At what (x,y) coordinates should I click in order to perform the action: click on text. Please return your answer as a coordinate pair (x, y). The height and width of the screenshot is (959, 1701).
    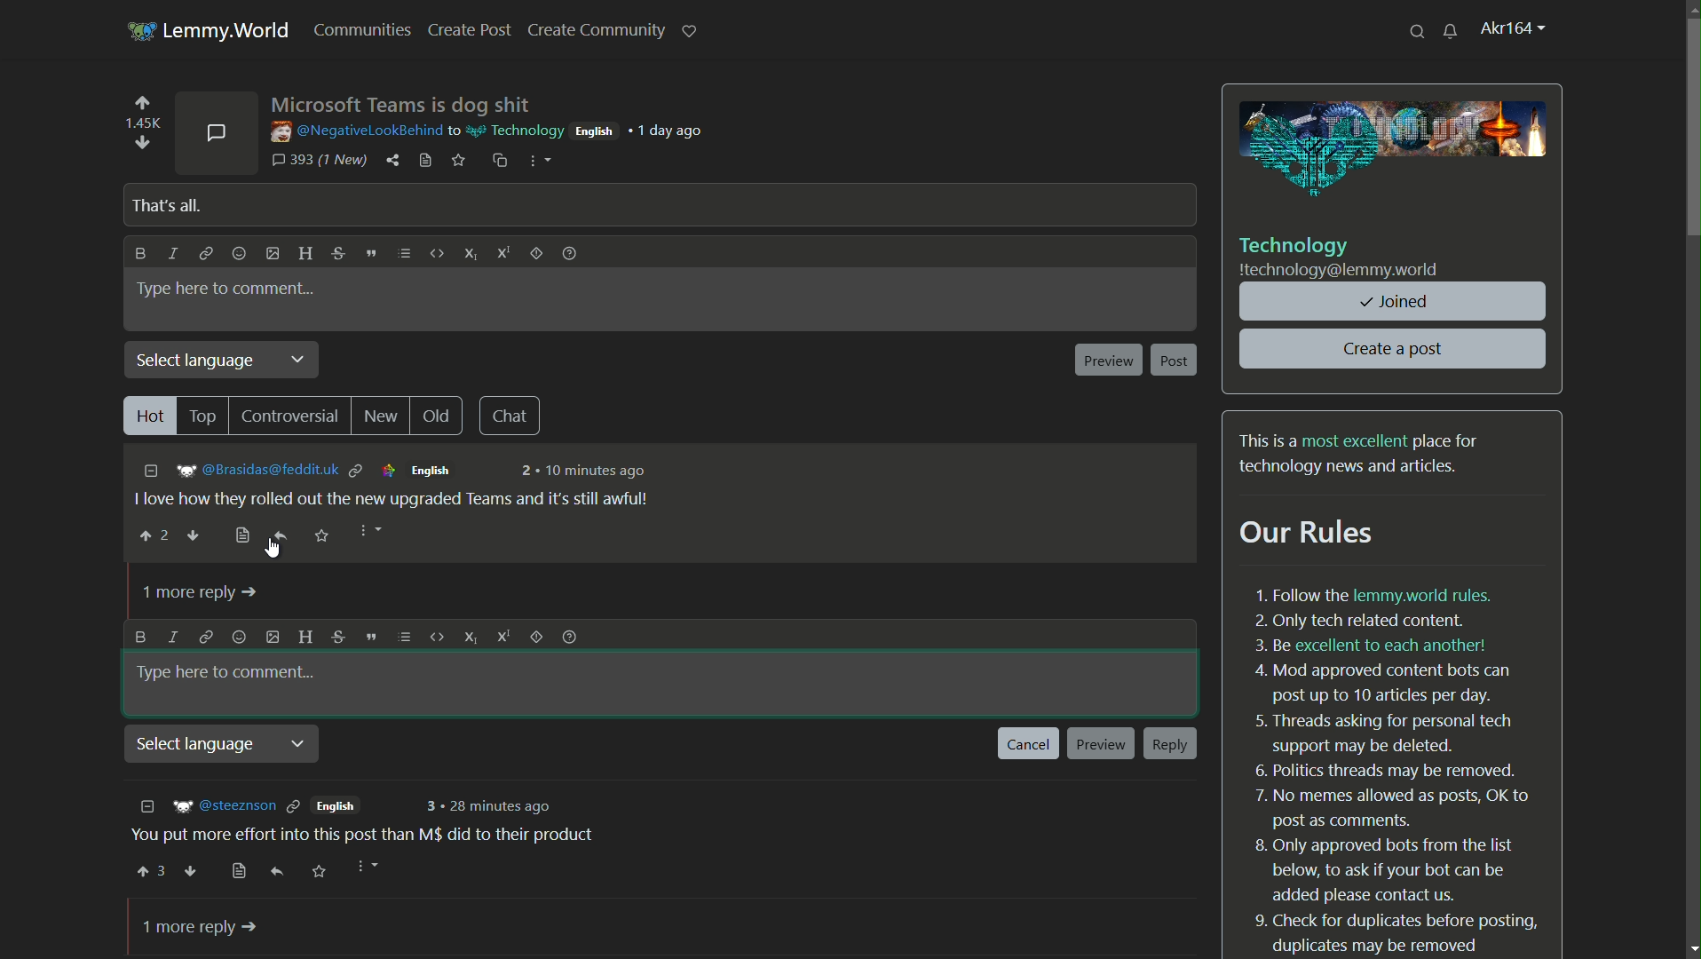
    Looking at the image, I should click on (1397, 766).